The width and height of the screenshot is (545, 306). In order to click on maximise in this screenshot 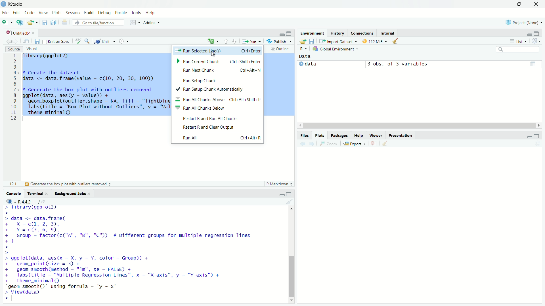, I will do `click(537, 137)`.